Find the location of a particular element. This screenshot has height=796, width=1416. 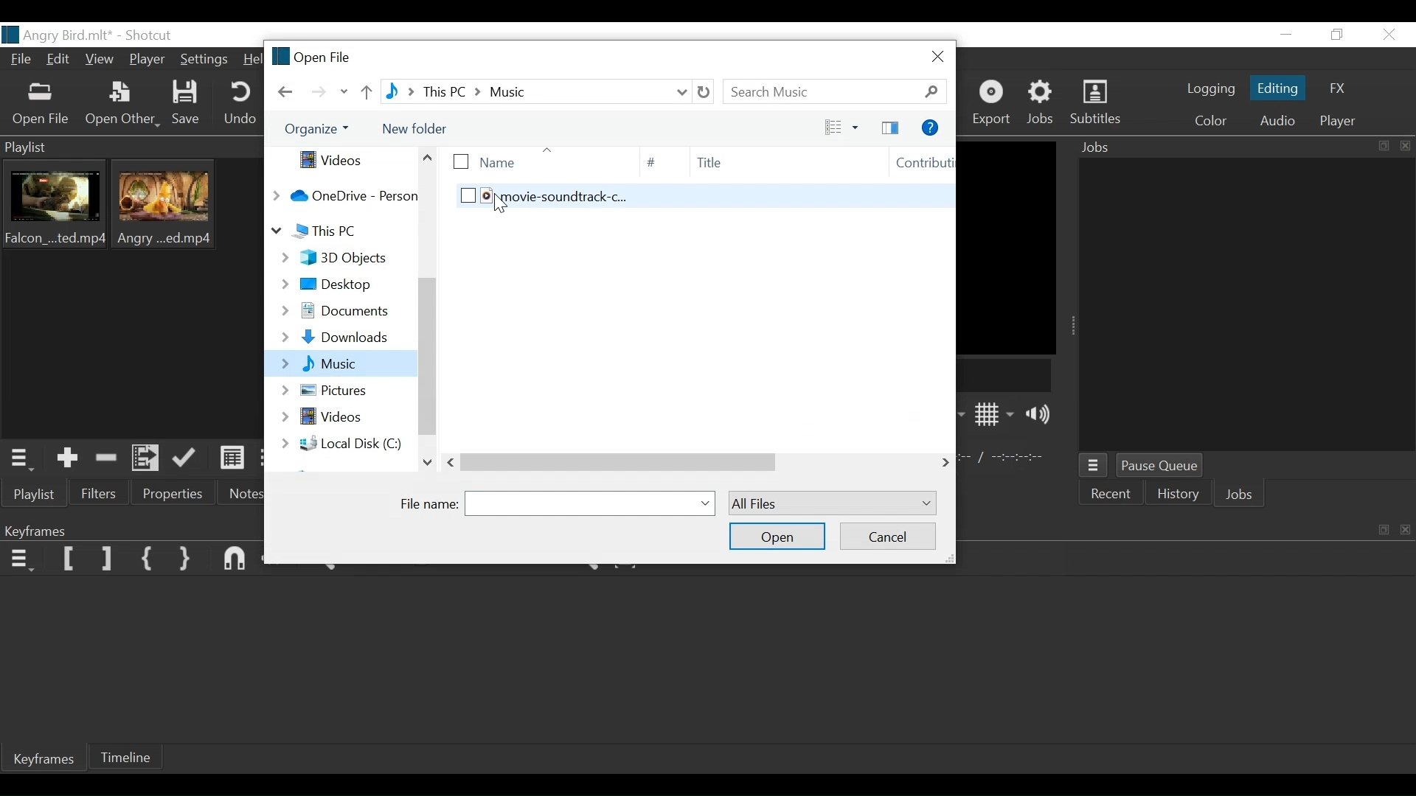

Jobs Panel is located at coordinates (1246, 306).